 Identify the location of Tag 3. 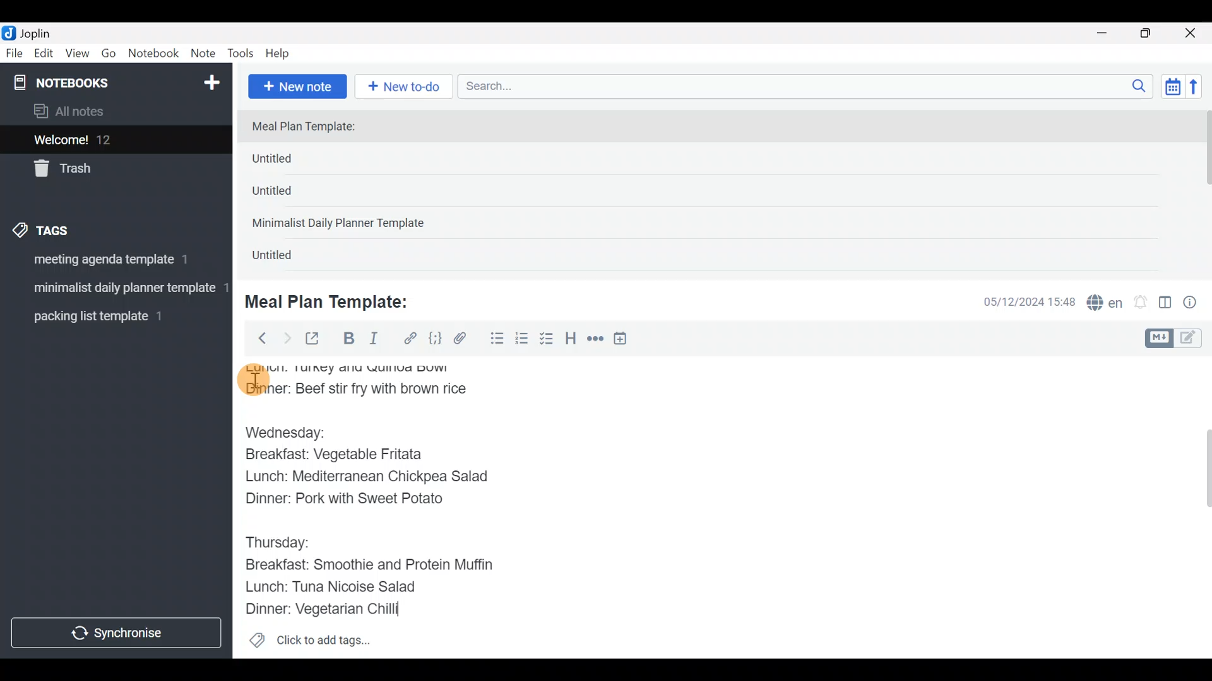
(112, 316).